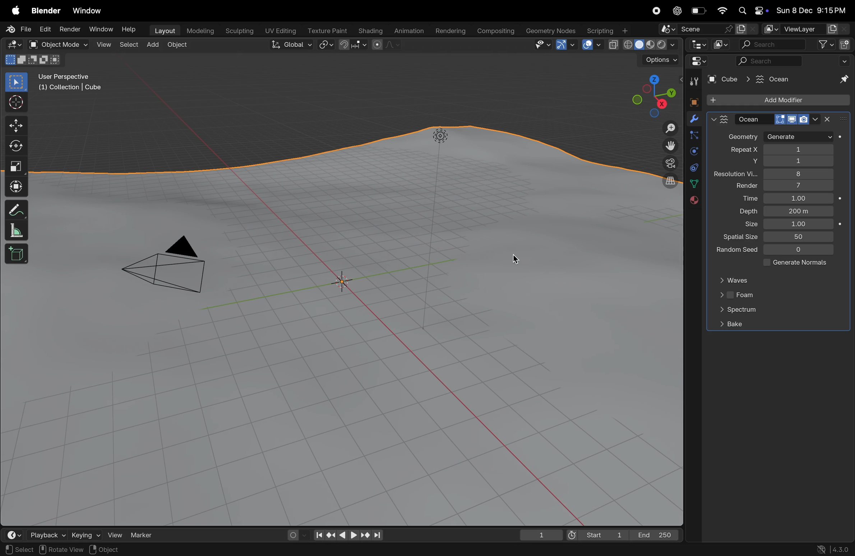 The width and height of the screenshot is (855, 556). I want to click on help, so click(130, 31).